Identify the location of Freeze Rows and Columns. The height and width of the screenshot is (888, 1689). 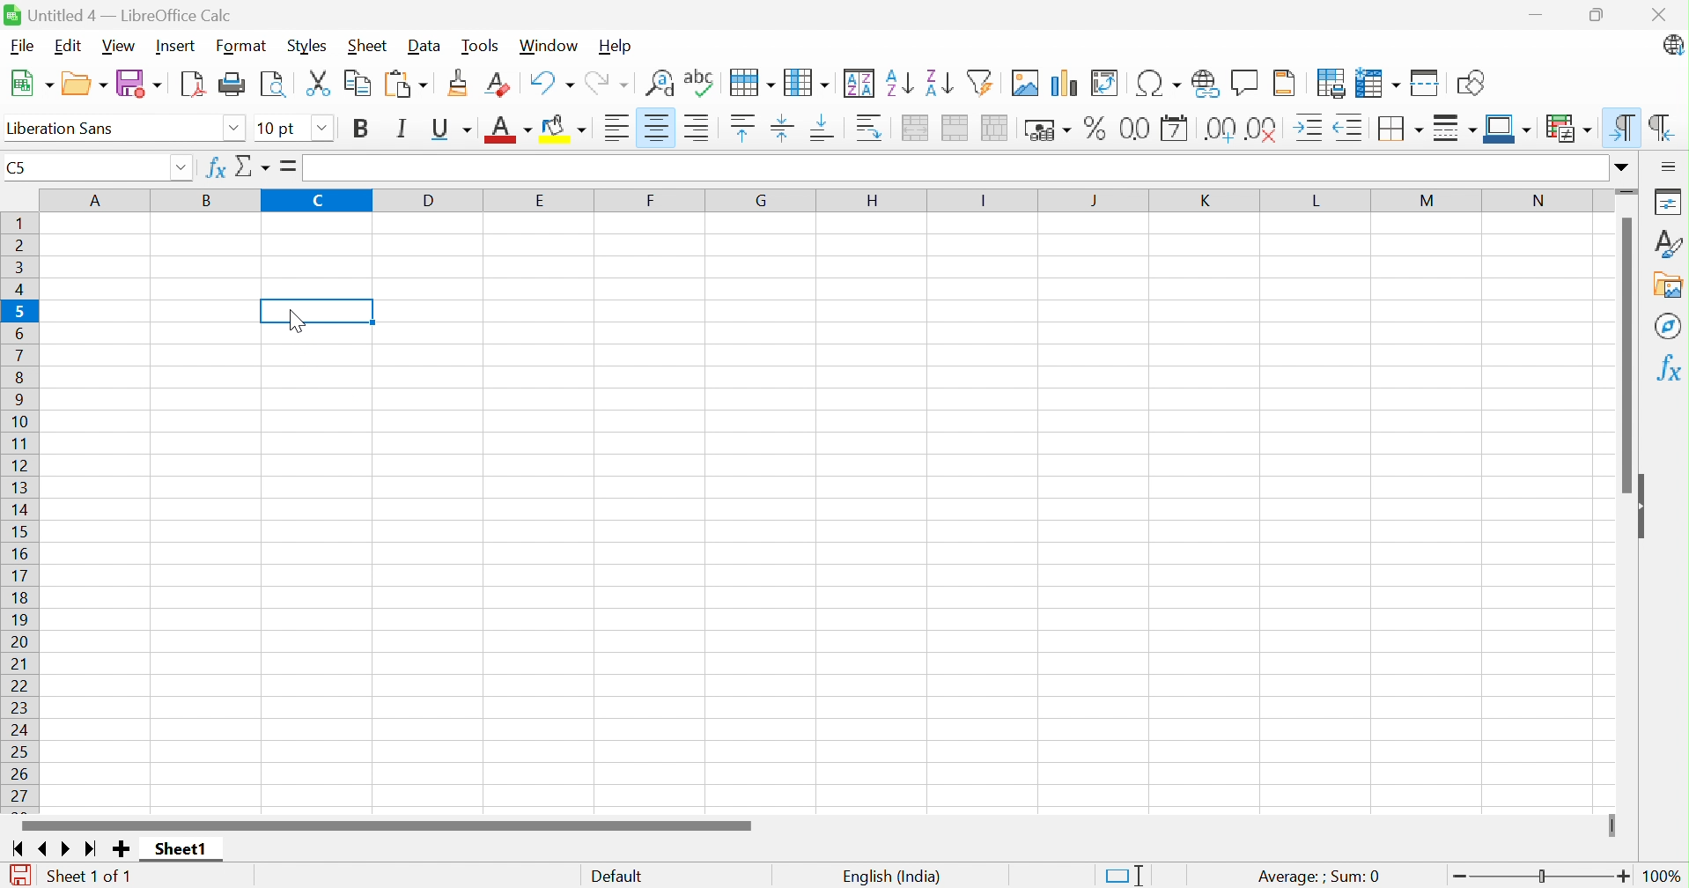
(1379, 83).